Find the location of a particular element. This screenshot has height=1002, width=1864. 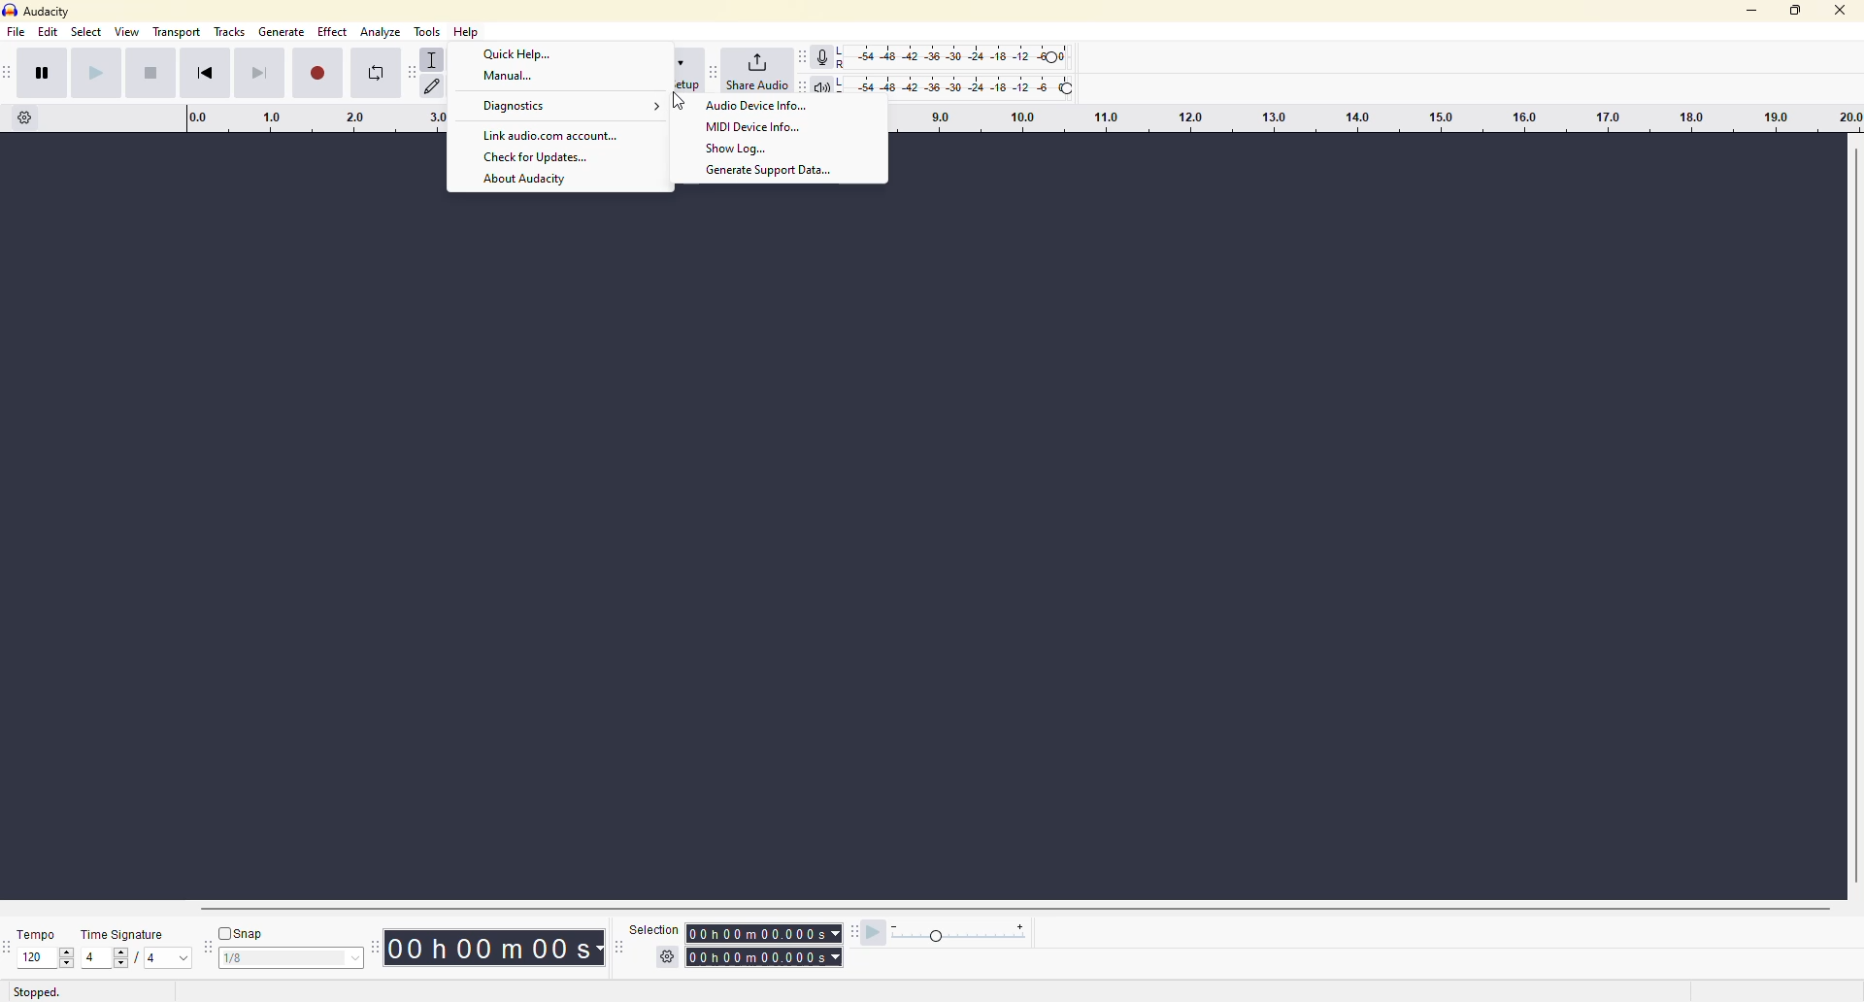

cursor is located at coordinates (682, 103).